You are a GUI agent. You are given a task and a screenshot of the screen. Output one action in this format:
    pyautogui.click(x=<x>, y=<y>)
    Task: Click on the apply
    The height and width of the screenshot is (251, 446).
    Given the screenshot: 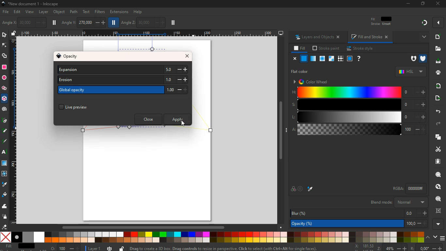 What is the action you would take?
    pyautogui.click(x=178, y=119)
    